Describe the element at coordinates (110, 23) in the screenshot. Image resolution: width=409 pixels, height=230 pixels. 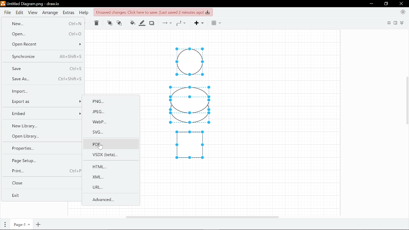
I see `Move front` at that location.